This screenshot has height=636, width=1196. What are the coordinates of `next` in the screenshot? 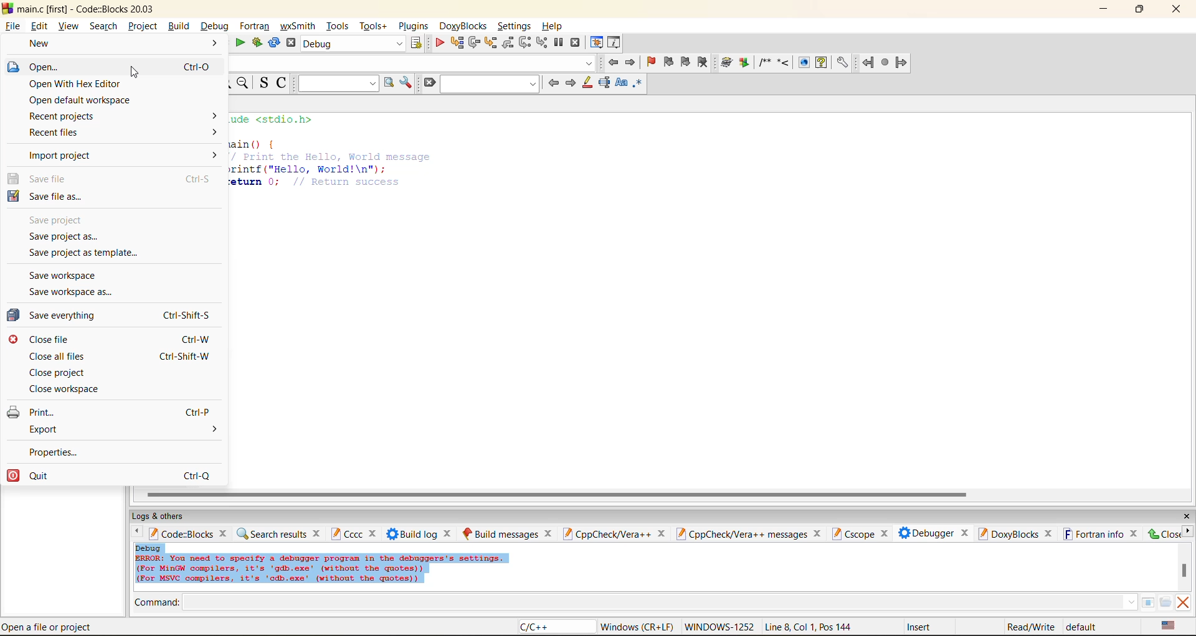 It's located at (1187, 531).